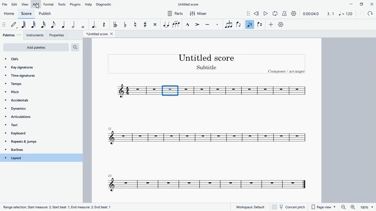  I want to click on 64th note, so click(25, 25).